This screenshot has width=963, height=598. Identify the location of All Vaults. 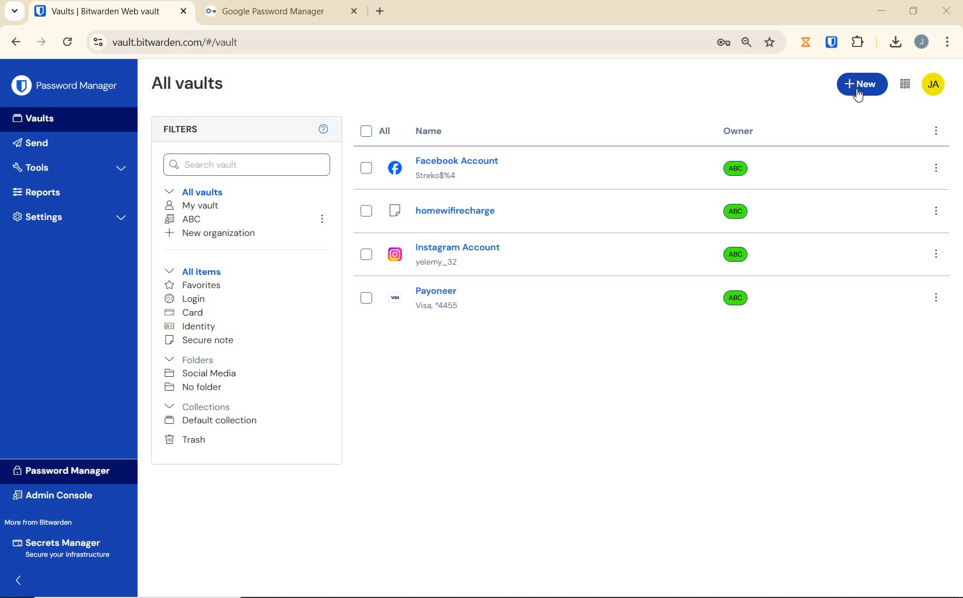
(190, 85).